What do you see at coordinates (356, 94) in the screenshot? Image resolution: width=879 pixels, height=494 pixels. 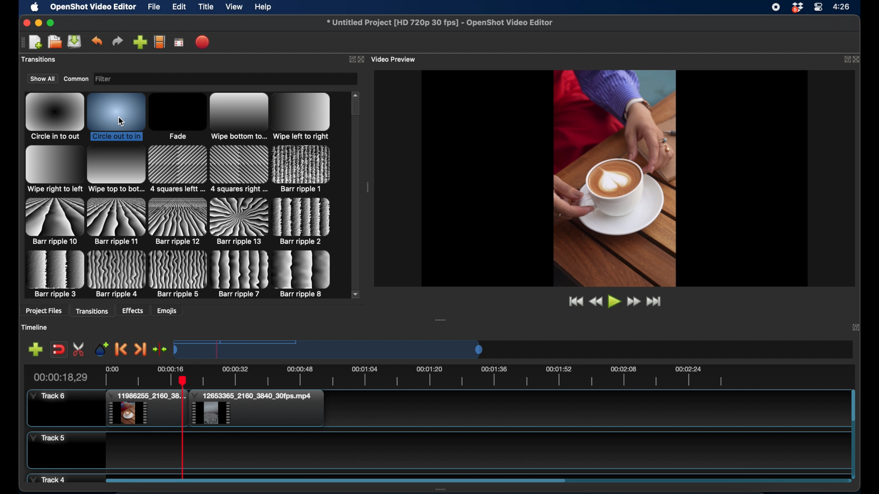 I see `scroll up arrow` at bounding box center [356, 94].